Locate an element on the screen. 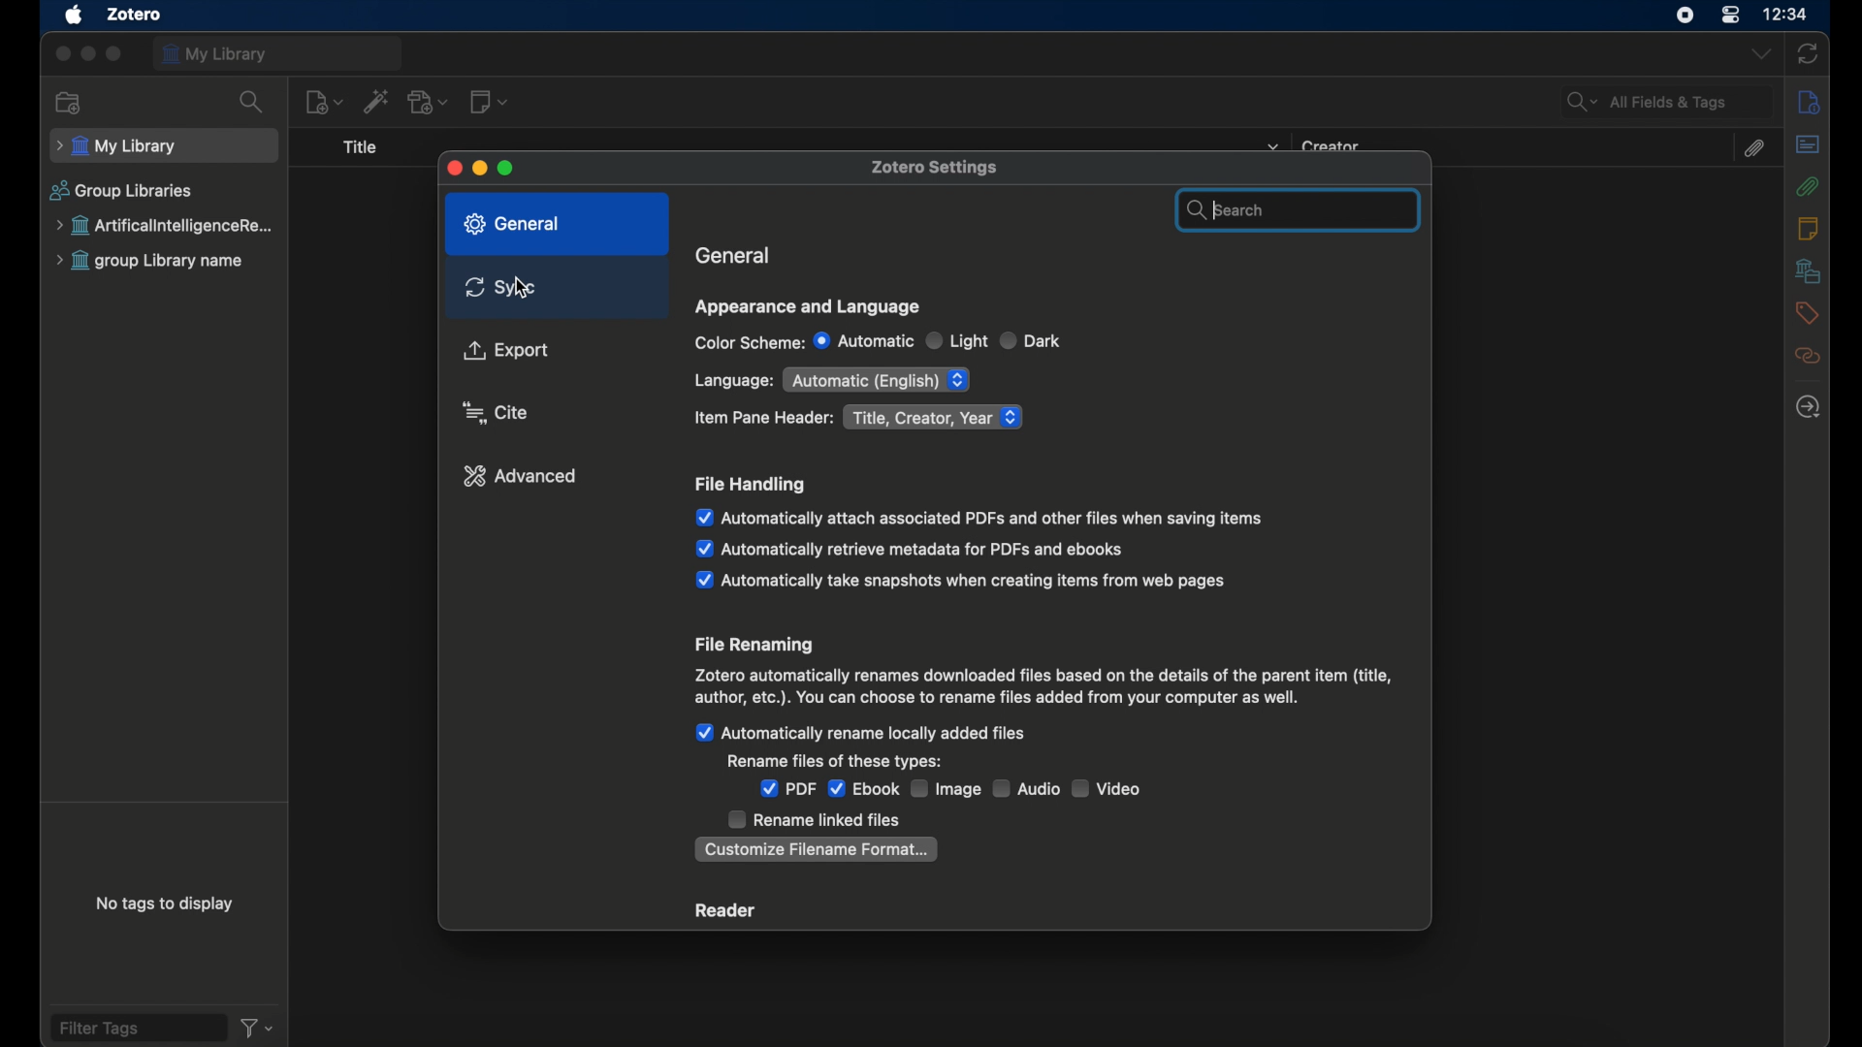 This screenshot has width=1862, height=1047. search bar is located at coordinates (1298, 212).